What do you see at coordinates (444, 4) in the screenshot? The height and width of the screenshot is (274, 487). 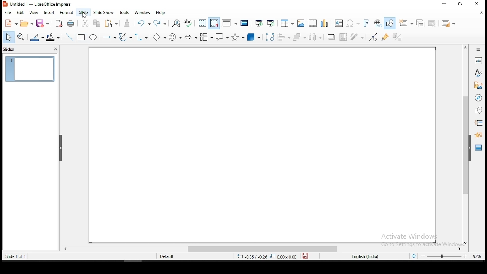 I see `minimize` at bounding box center [444, 4].